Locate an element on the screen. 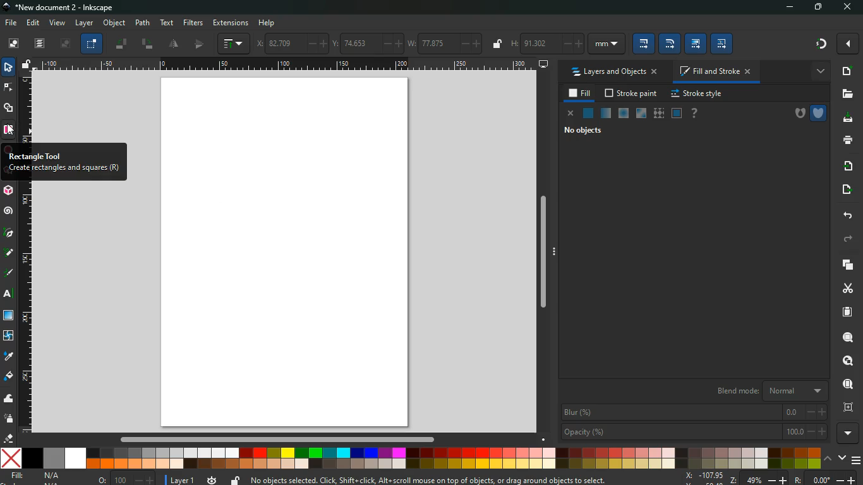 The image size is (863, 485). window is located at coordinates (641, 114).